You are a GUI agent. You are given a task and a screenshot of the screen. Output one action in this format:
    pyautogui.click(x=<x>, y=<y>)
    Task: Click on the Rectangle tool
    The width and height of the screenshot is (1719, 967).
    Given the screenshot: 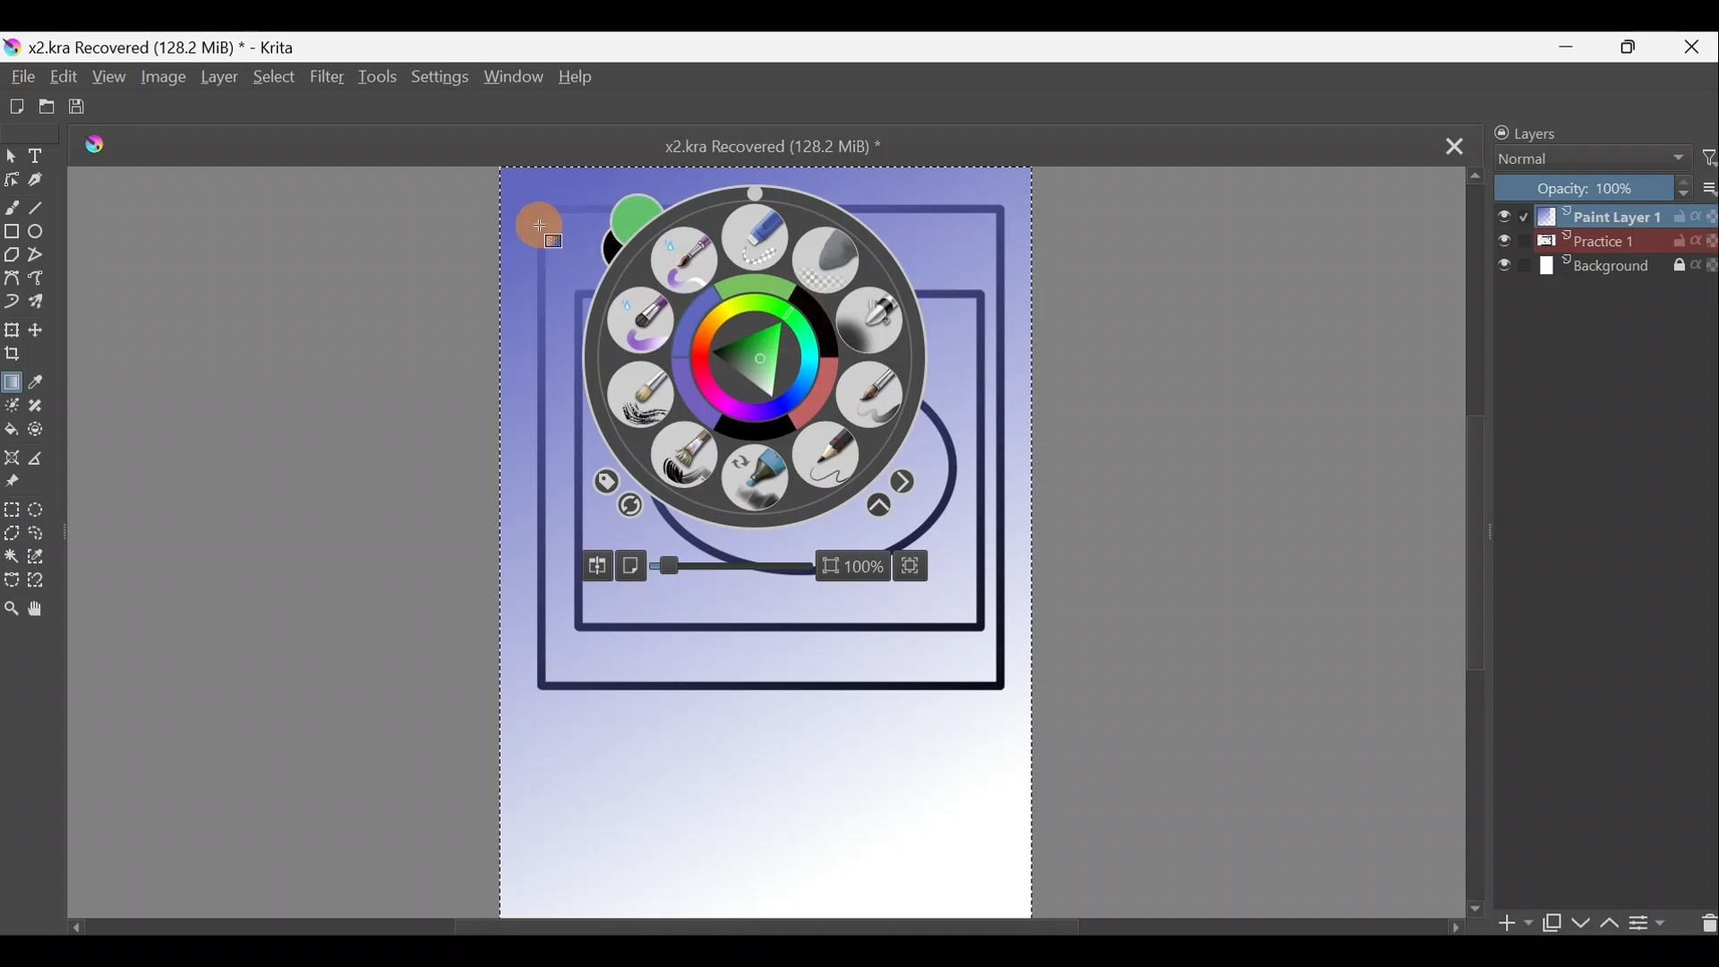 What is the action you would take?
    pyautogui.click(x=11, y=234)
    